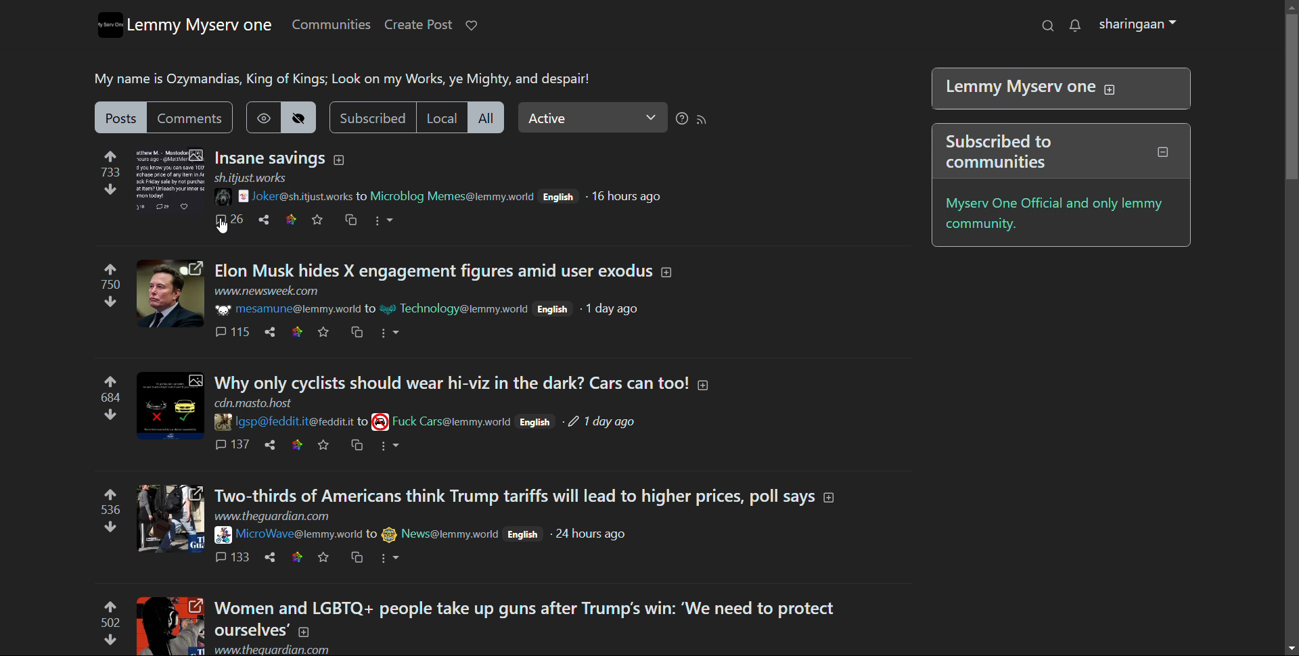 This screenshot has width=1299, height=656. Describe the element at coordinates (592, 535) in the screenshot. I see `time of post` at that location.